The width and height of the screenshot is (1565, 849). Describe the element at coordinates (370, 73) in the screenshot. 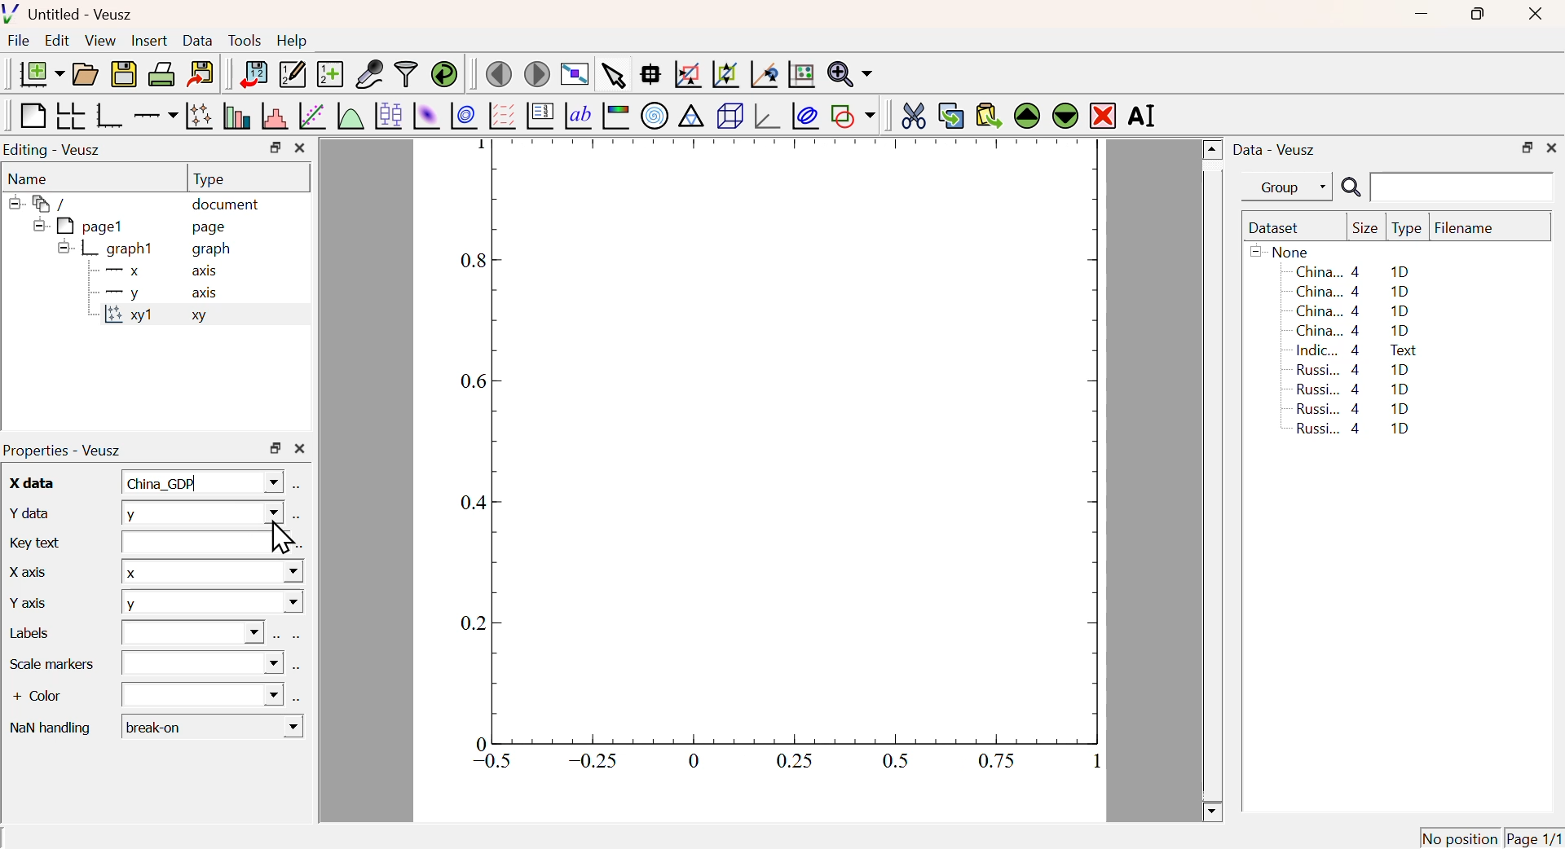

I see `Capture Remote Data` at that location.